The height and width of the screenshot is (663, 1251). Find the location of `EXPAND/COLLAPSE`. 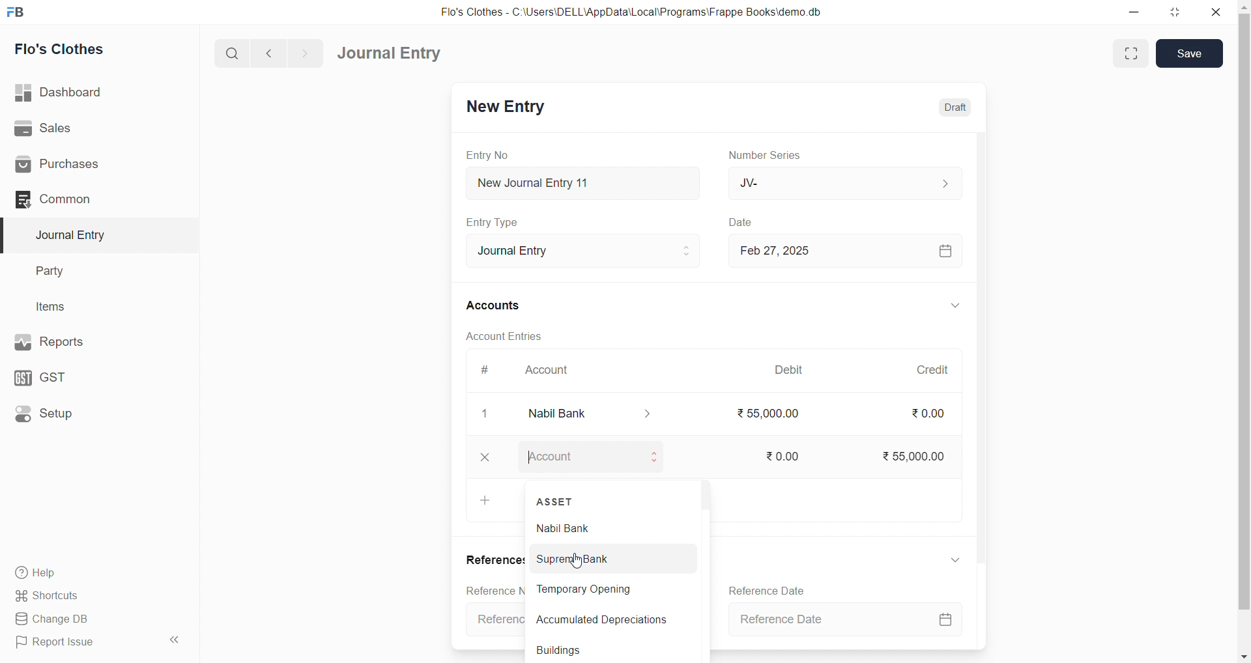

EXPAND/COLLAPSE is located at coordinates (957, 559).